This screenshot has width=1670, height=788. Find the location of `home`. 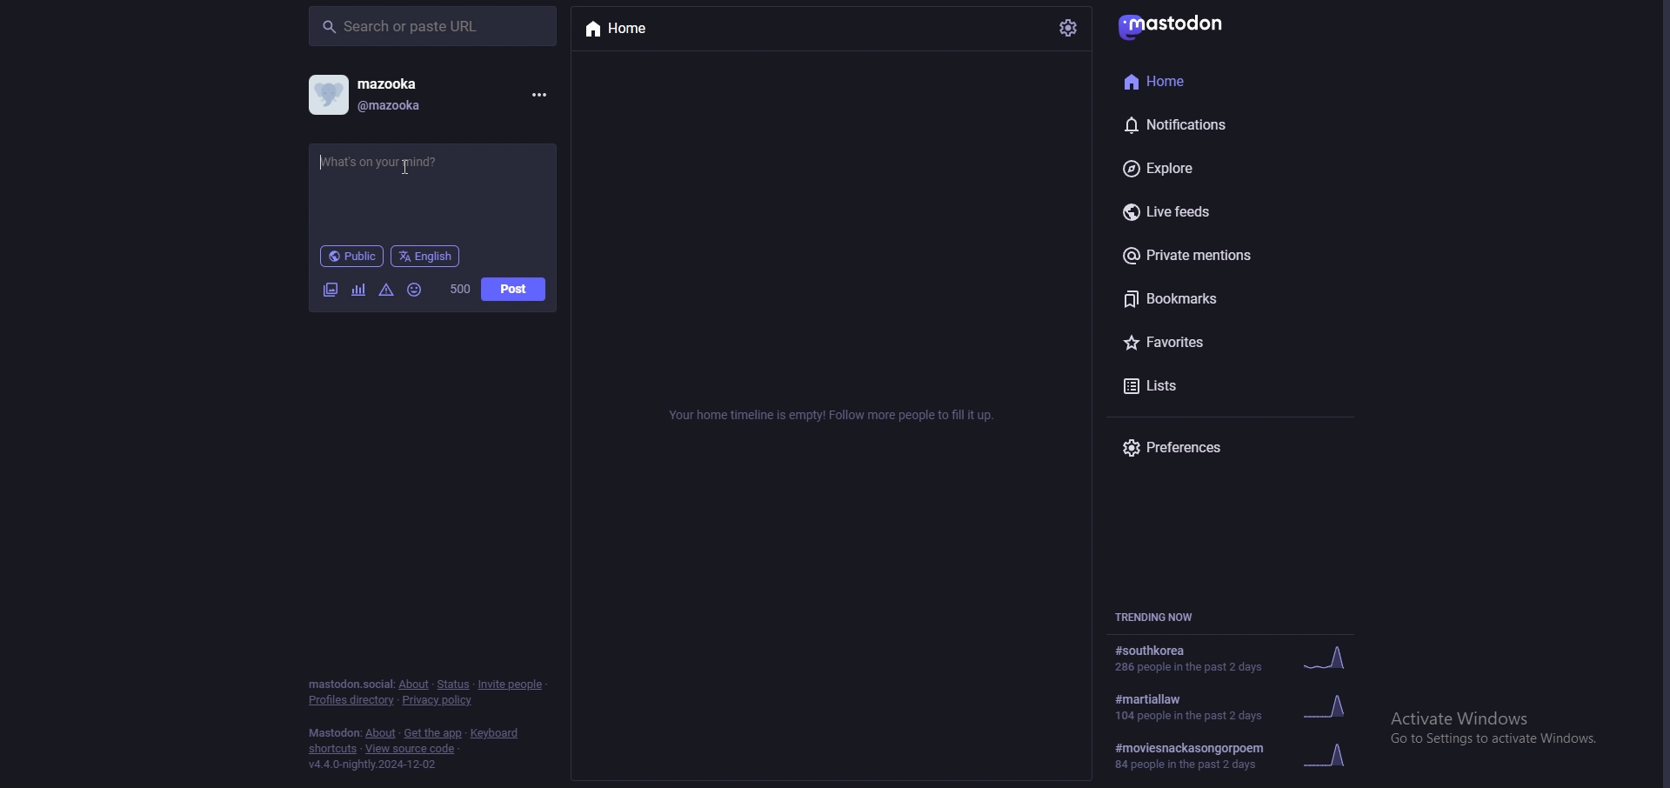

home is located at coordinates (1207, 79).